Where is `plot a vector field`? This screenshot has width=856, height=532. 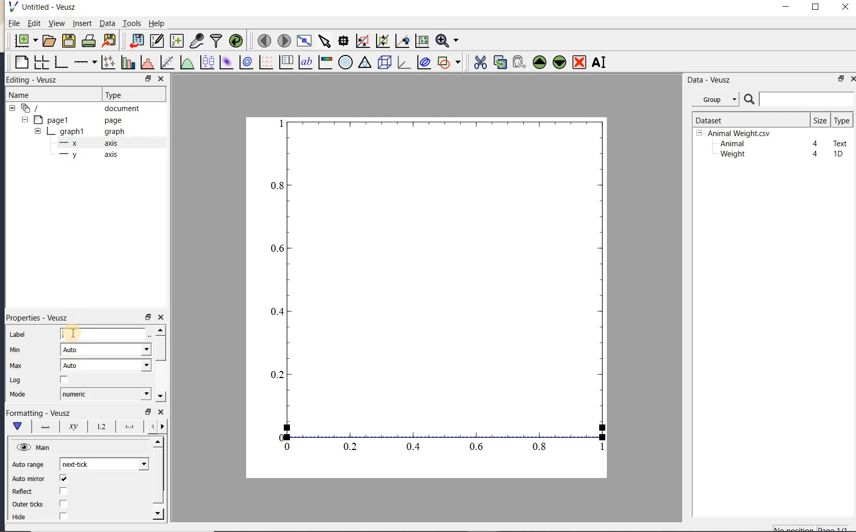 plot a vector field is located at coordinates (264, 63).